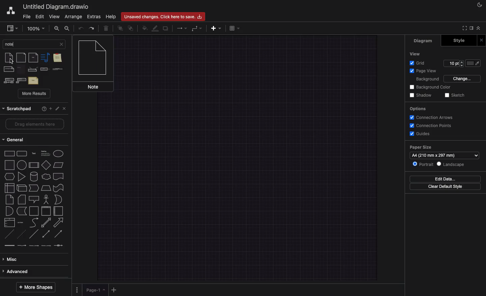 This screenshot has width=486, height=296. I want to click on stereotype note, so click(8, 80).